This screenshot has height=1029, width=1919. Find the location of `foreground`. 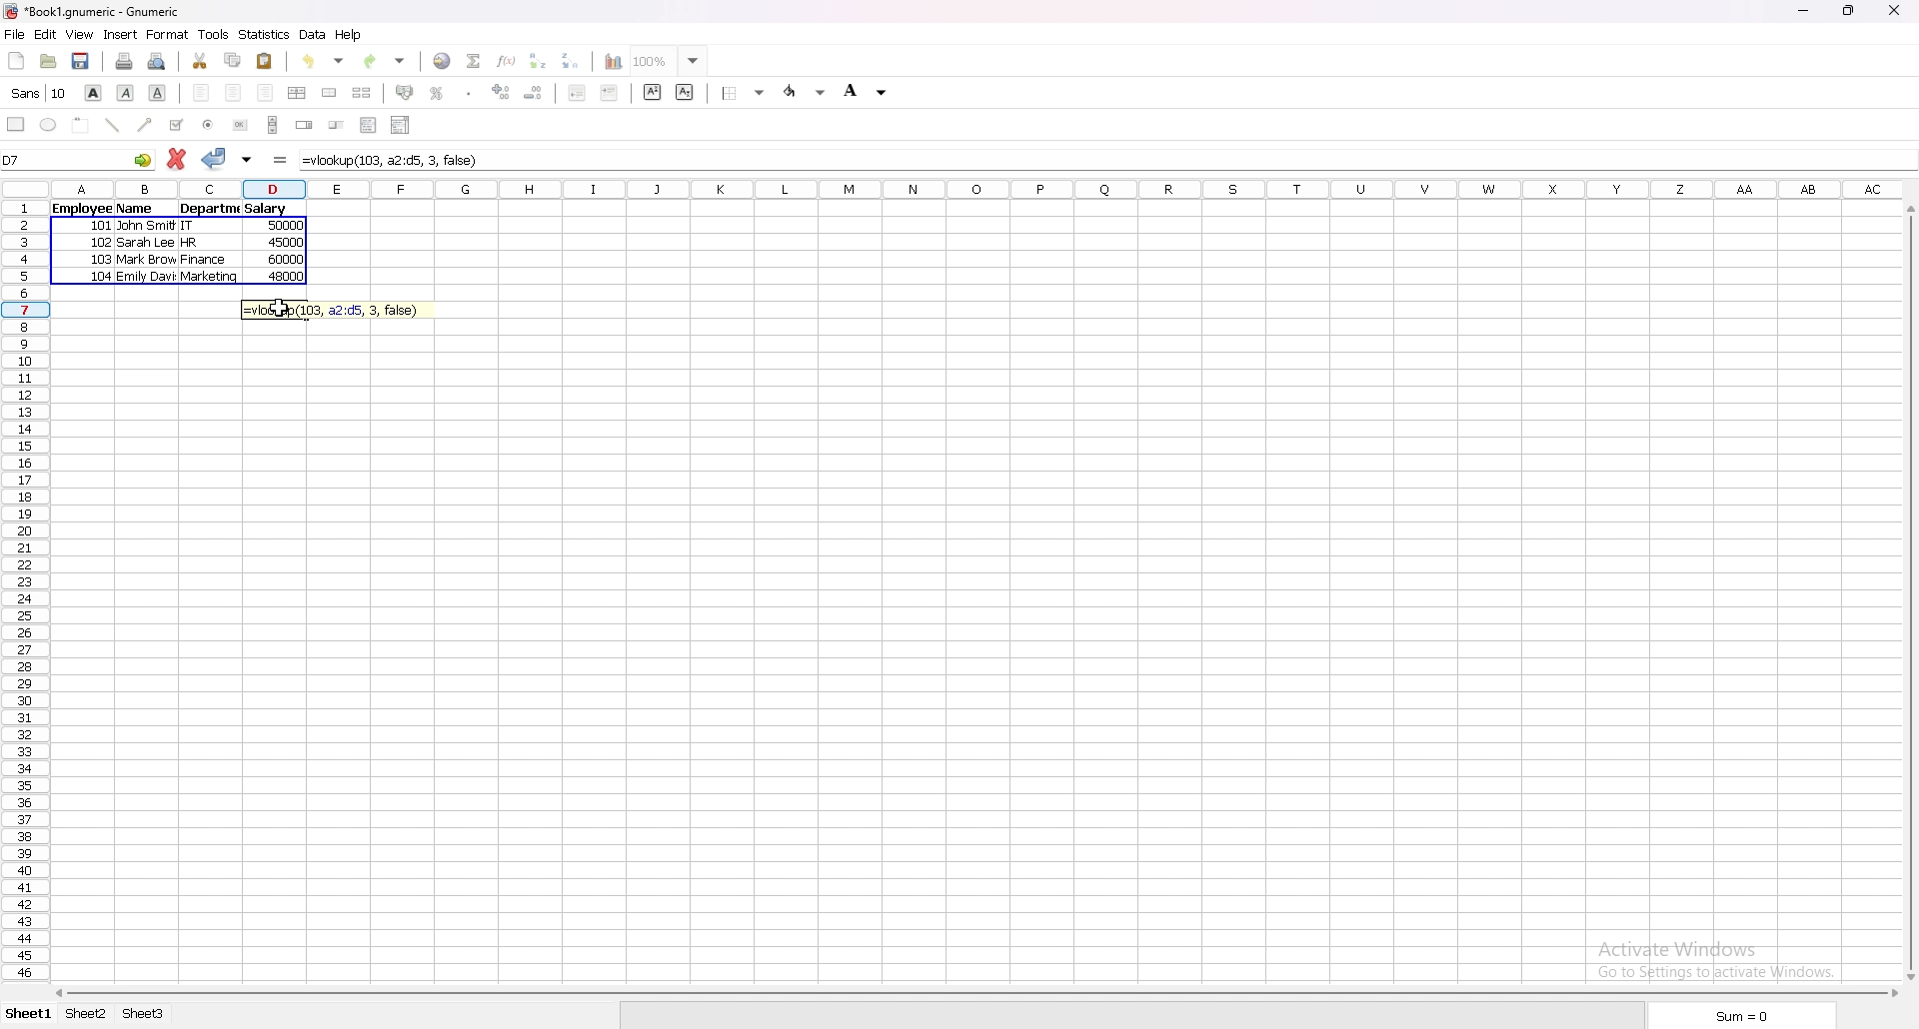

foreground is located at coordinates (806, 92).